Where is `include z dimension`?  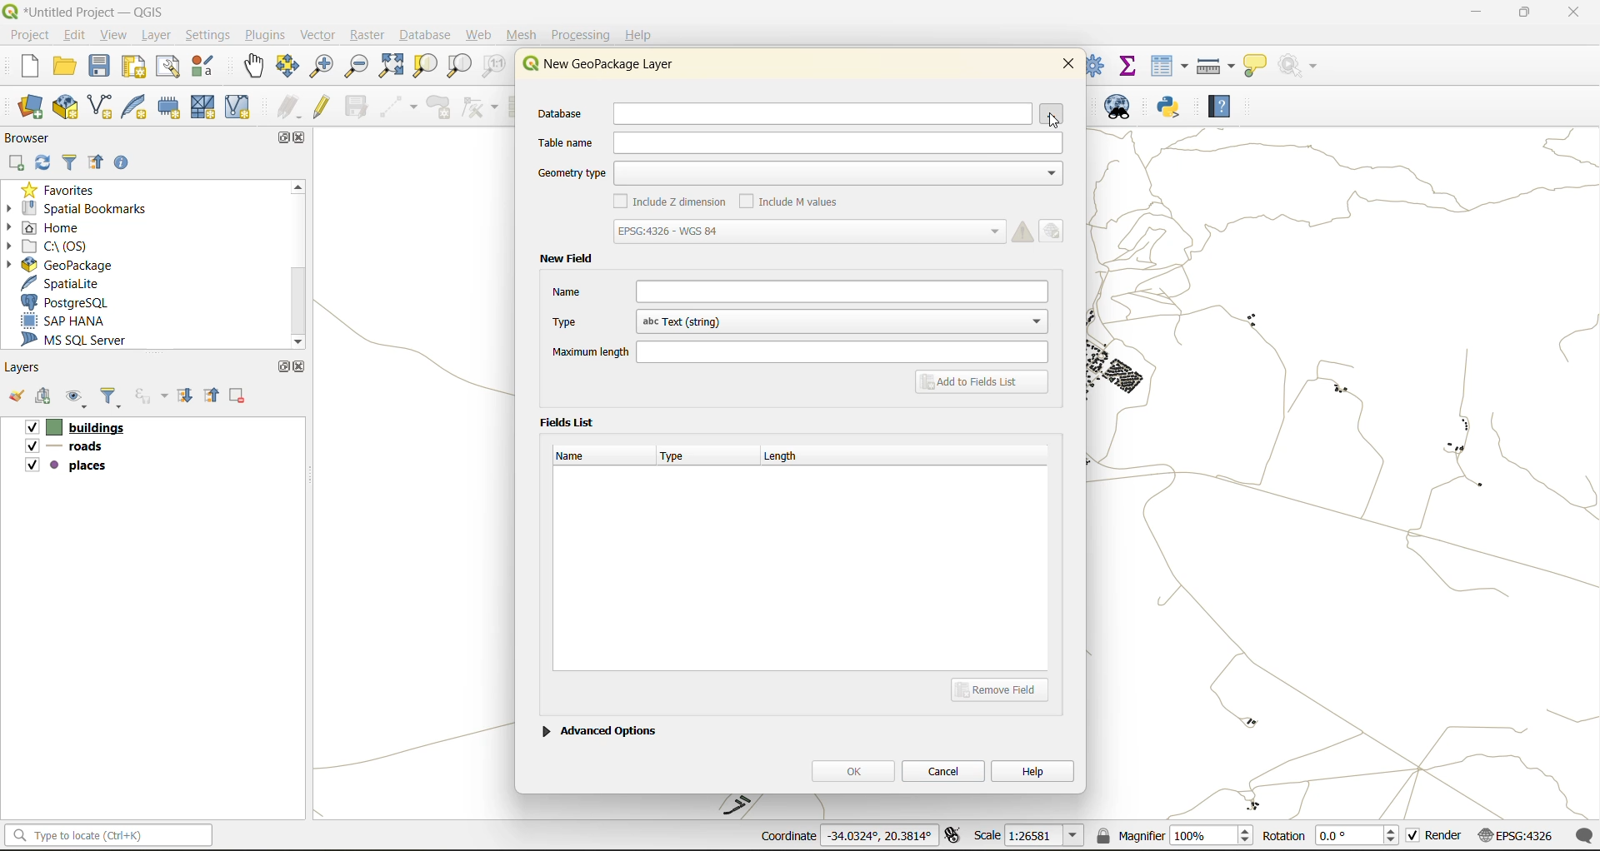
include z dimension is located at coordinates (672, 203).